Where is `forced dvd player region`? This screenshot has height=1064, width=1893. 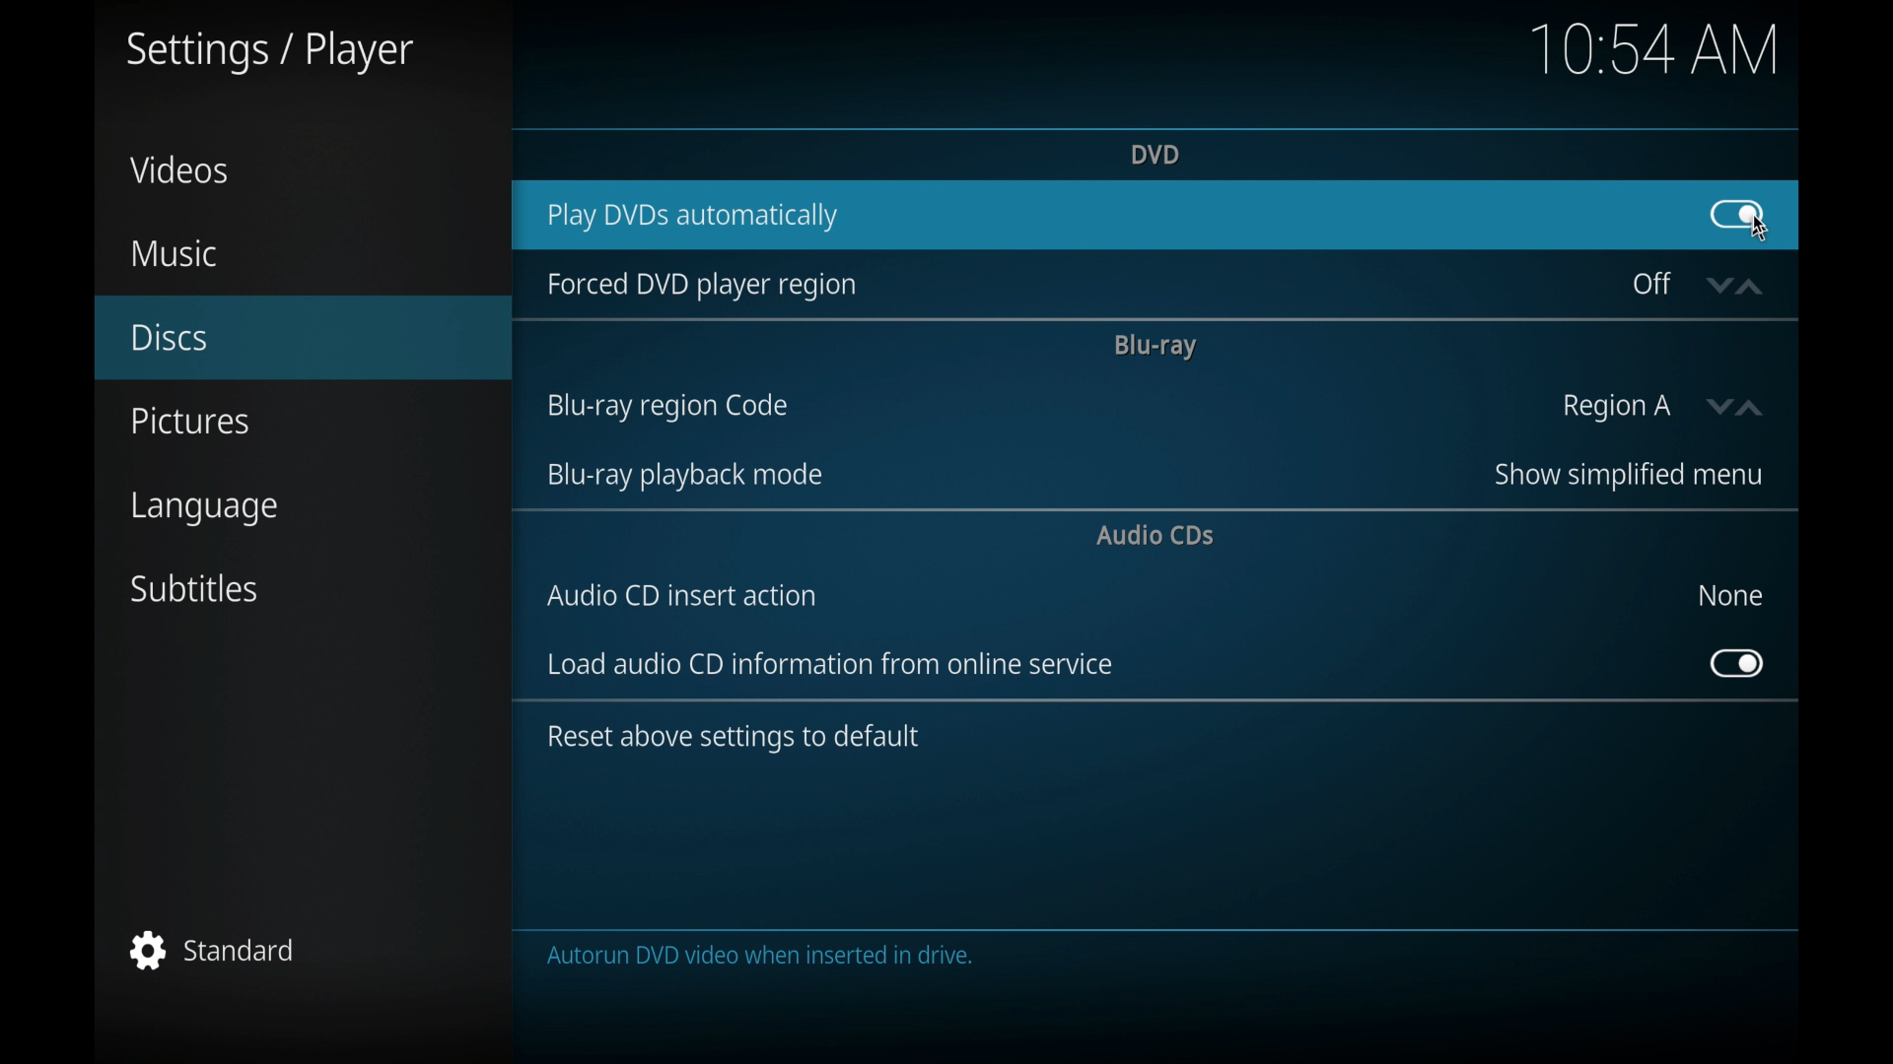 forced dvd player region is located at coordinates (700, 285).